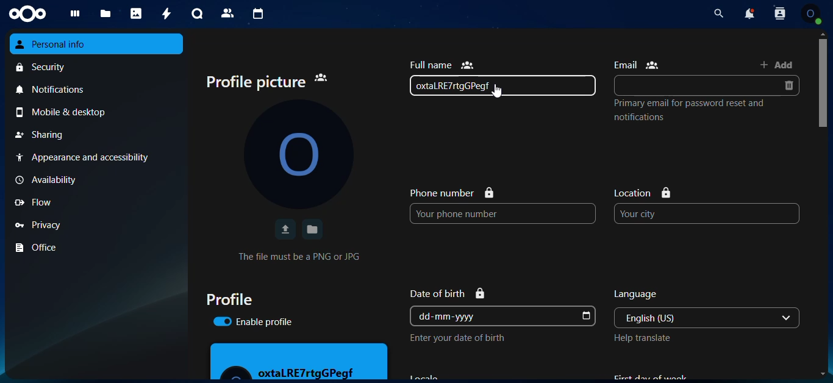 This screenshot has width=833, height=383. What do you see at coordinates (299, 256) in the screenshot?
I see `The file must be a PNG or JPG` at bounding box center [299, 256].